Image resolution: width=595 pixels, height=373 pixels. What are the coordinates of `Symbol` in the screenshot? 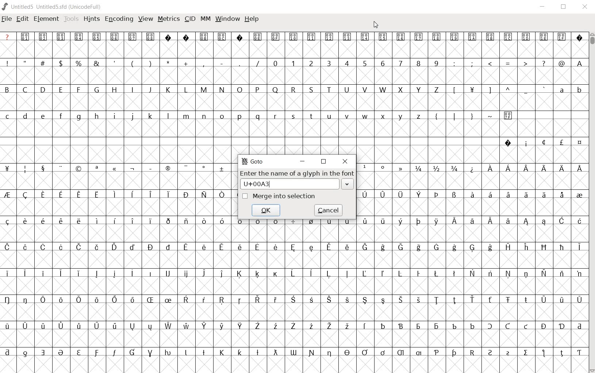 It's located at (508, 246).